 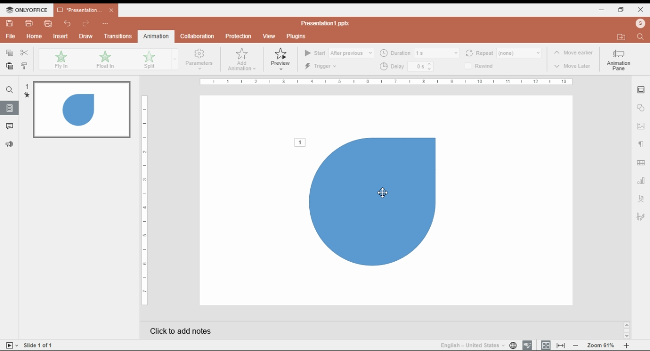 I want to click on add animation, so click(x=243, y=60).